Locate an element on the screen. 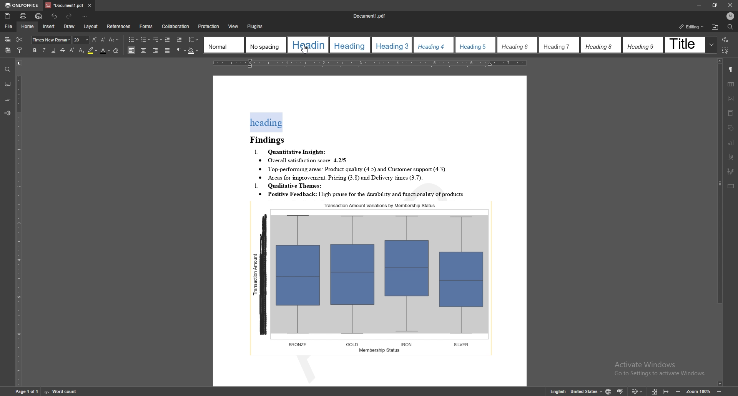 This screenshot has height=396, width=738. track change is located at coordinates (637, 391).